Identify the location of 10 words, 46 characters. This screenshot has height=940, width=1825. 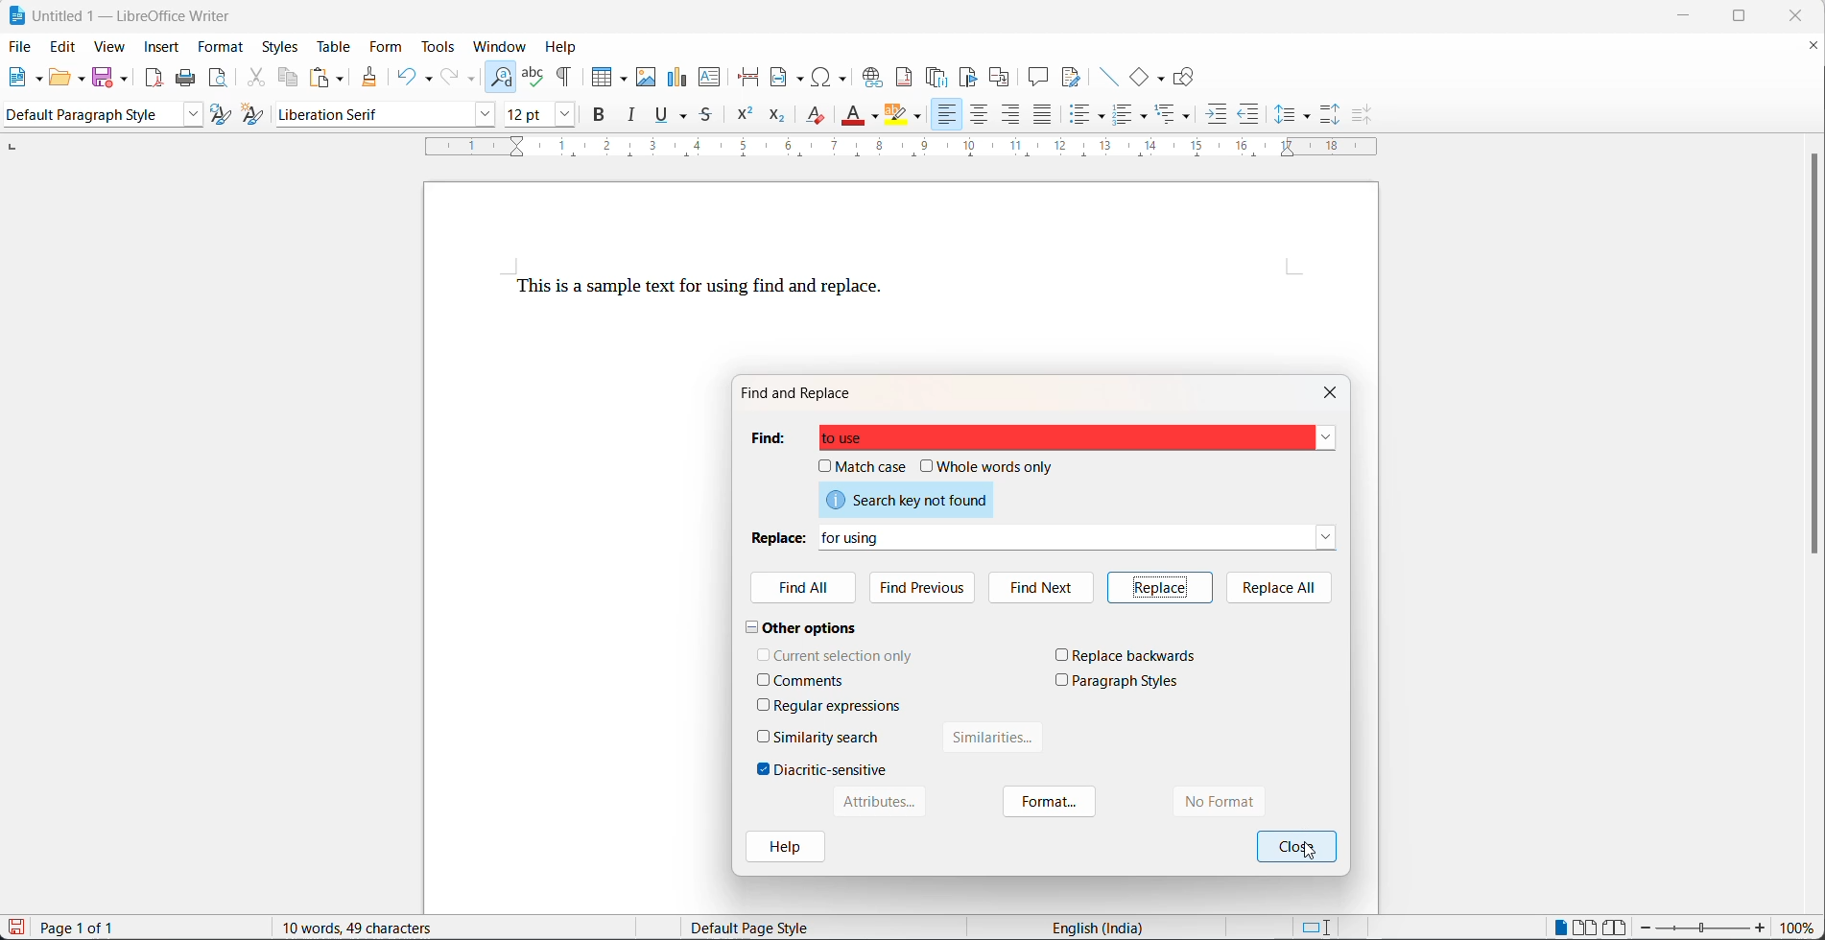
(381, 927).